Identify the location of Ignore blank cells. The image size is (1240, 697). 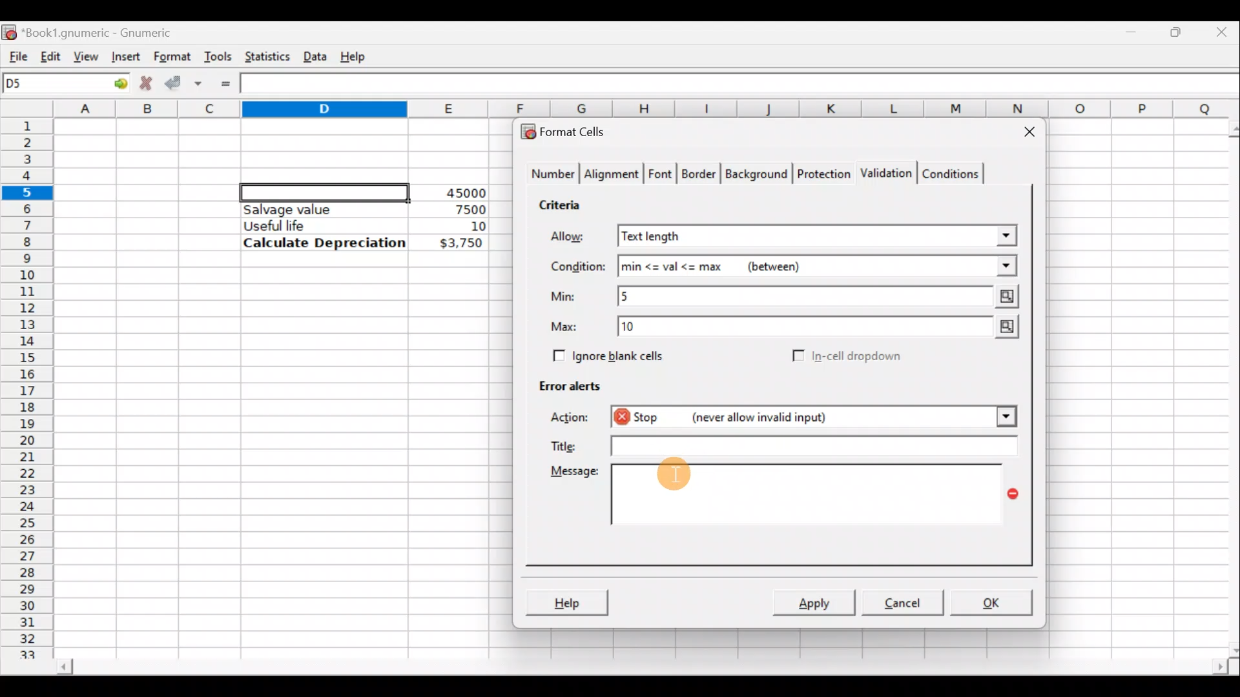
(606, 354).